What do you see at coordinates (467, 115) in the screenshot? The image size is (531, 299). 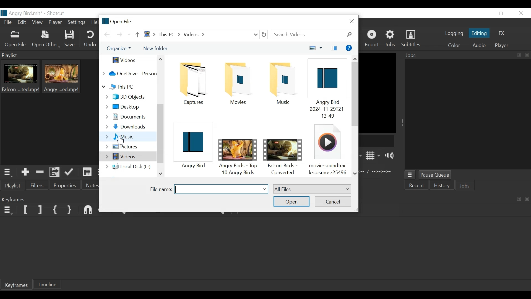 I see `Jobs Panel` at bounding box center [467, 115].